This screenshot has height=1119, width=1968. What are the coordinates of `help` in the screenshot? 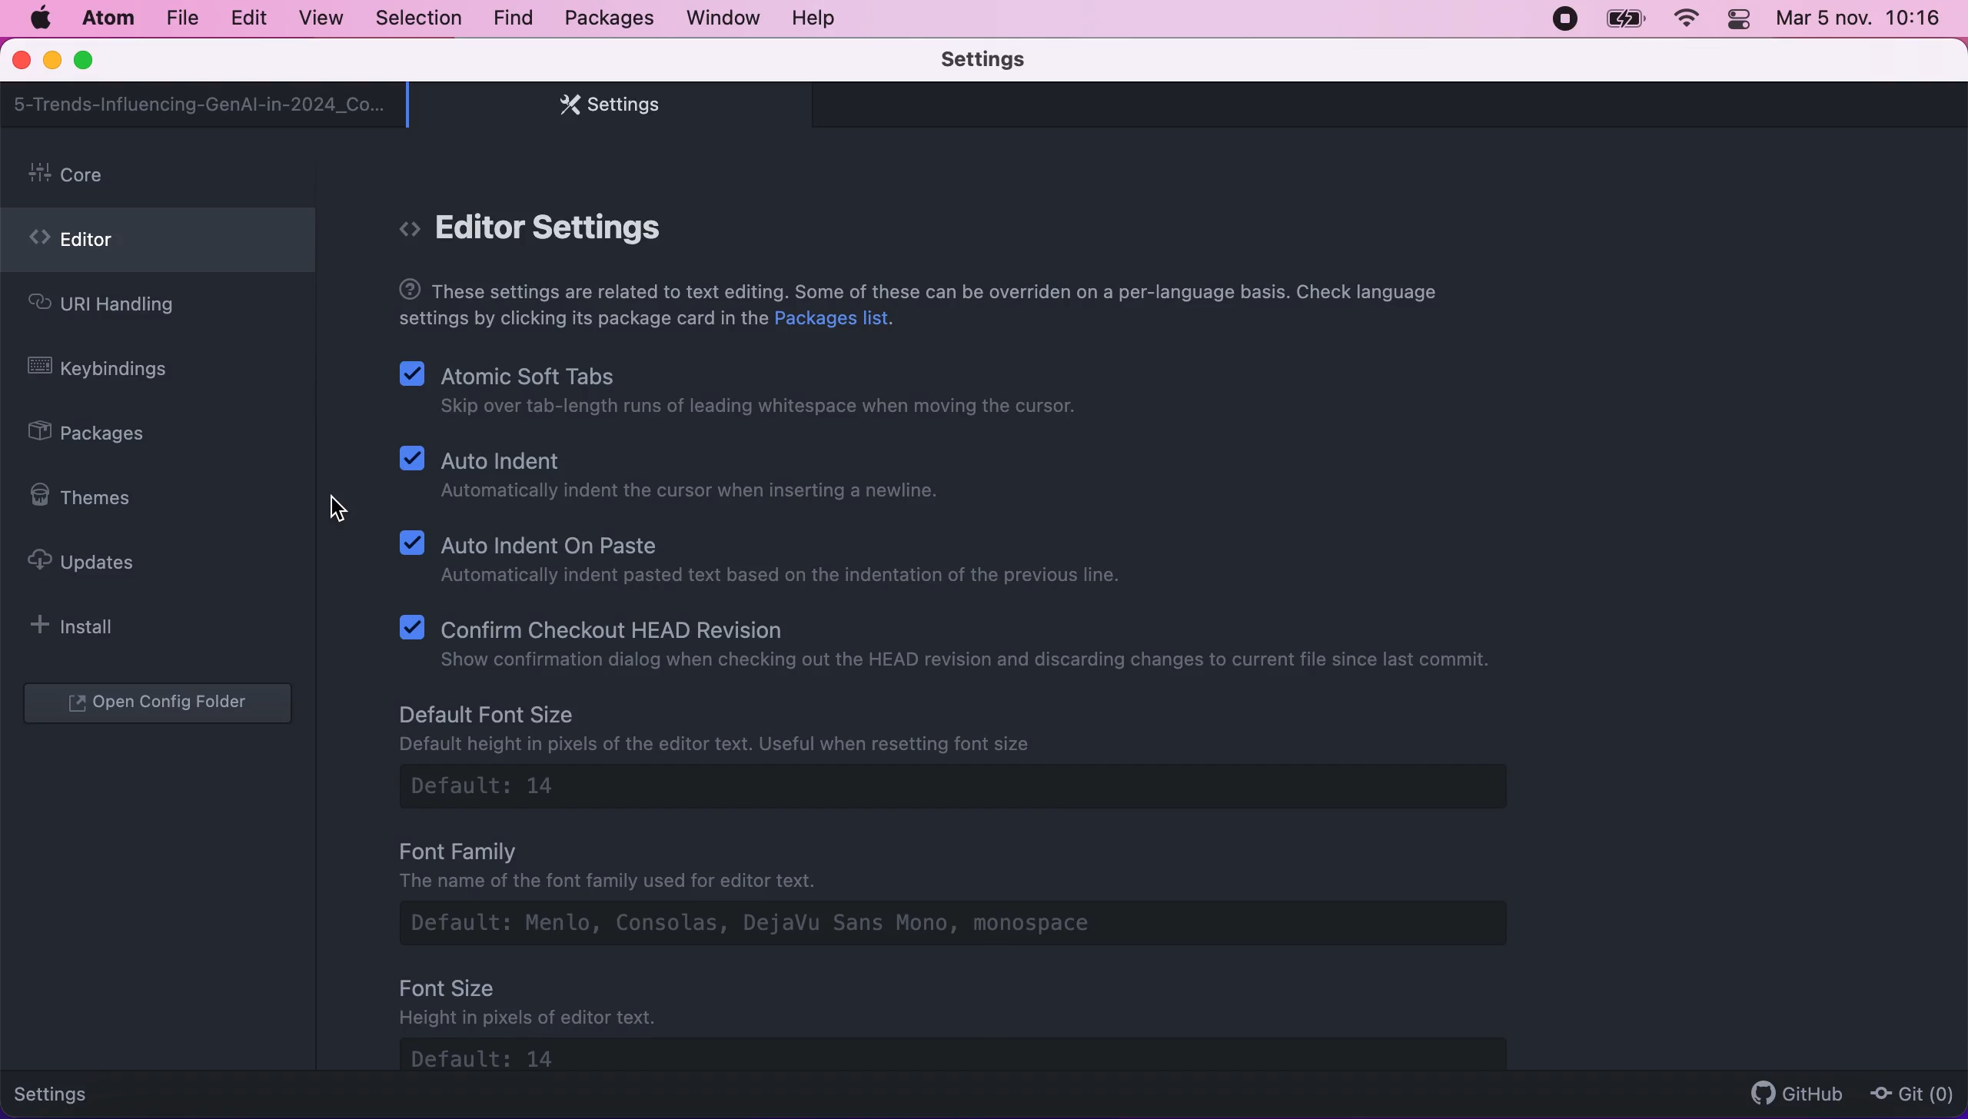 It's located at (818, 18).